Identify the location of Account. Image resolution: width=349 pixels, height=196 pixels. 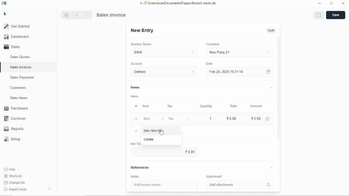
(137, 64).